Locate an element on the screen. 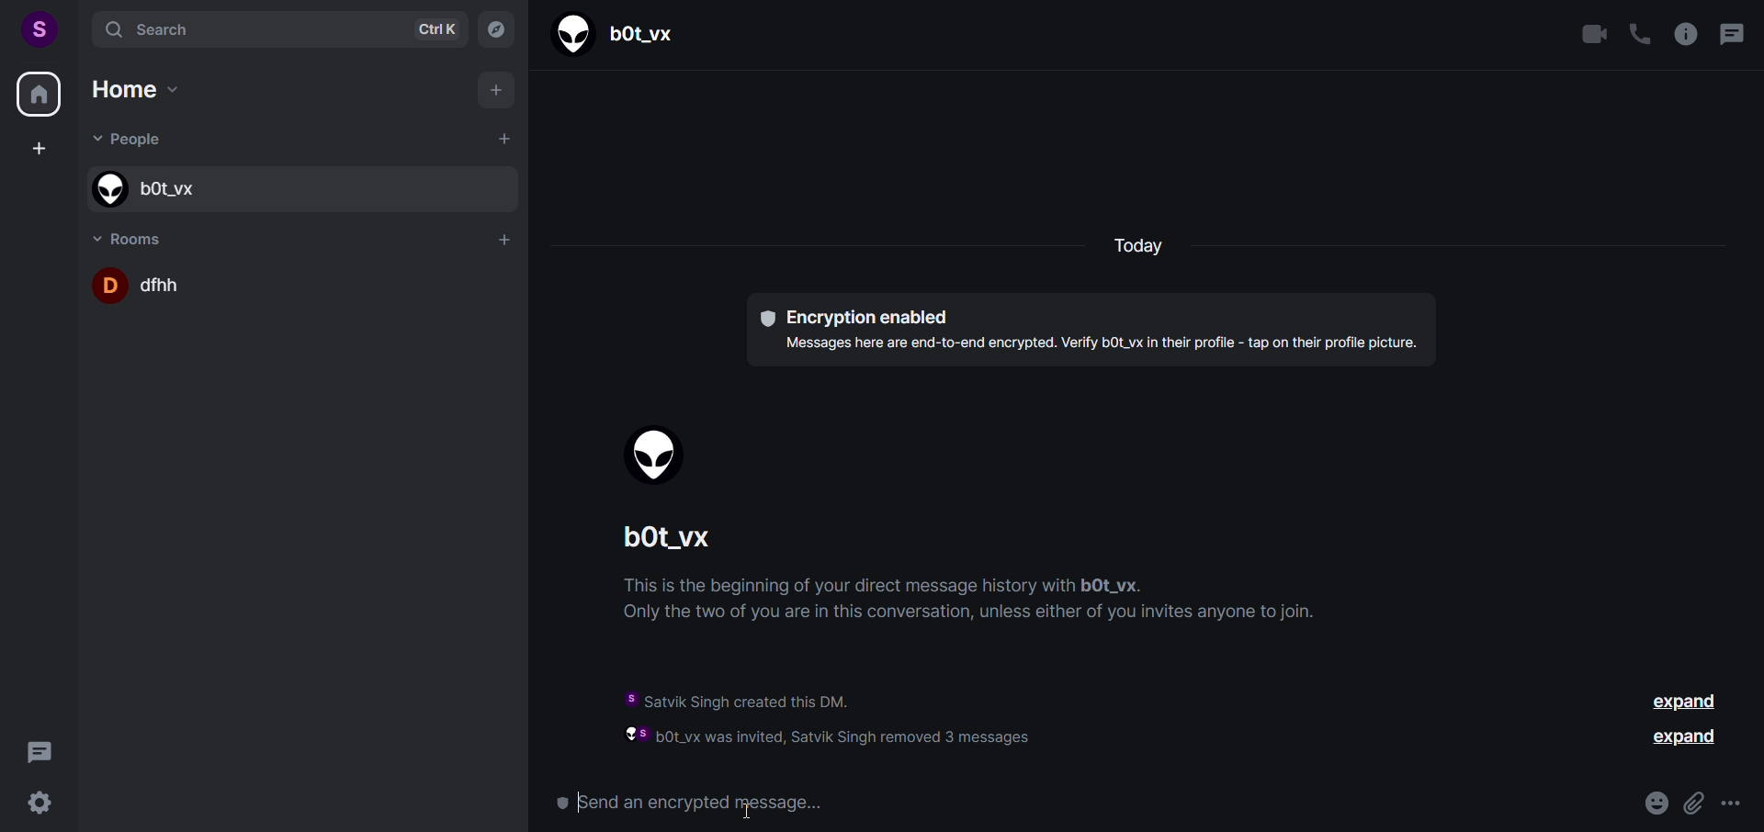 Image resolution: width=1764 pixels, height=832 pixels. settings is located at coordinates (43, 804).